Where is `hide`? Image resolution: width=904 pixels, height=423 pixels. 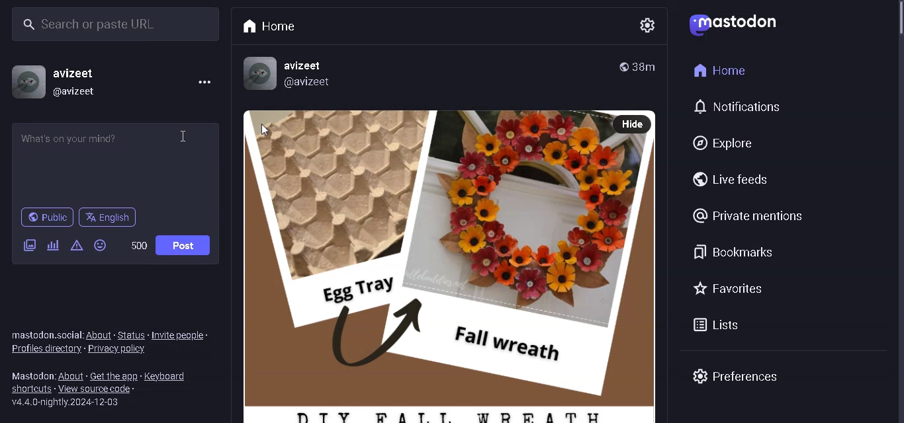 hide is located at coordinates (633, 124).